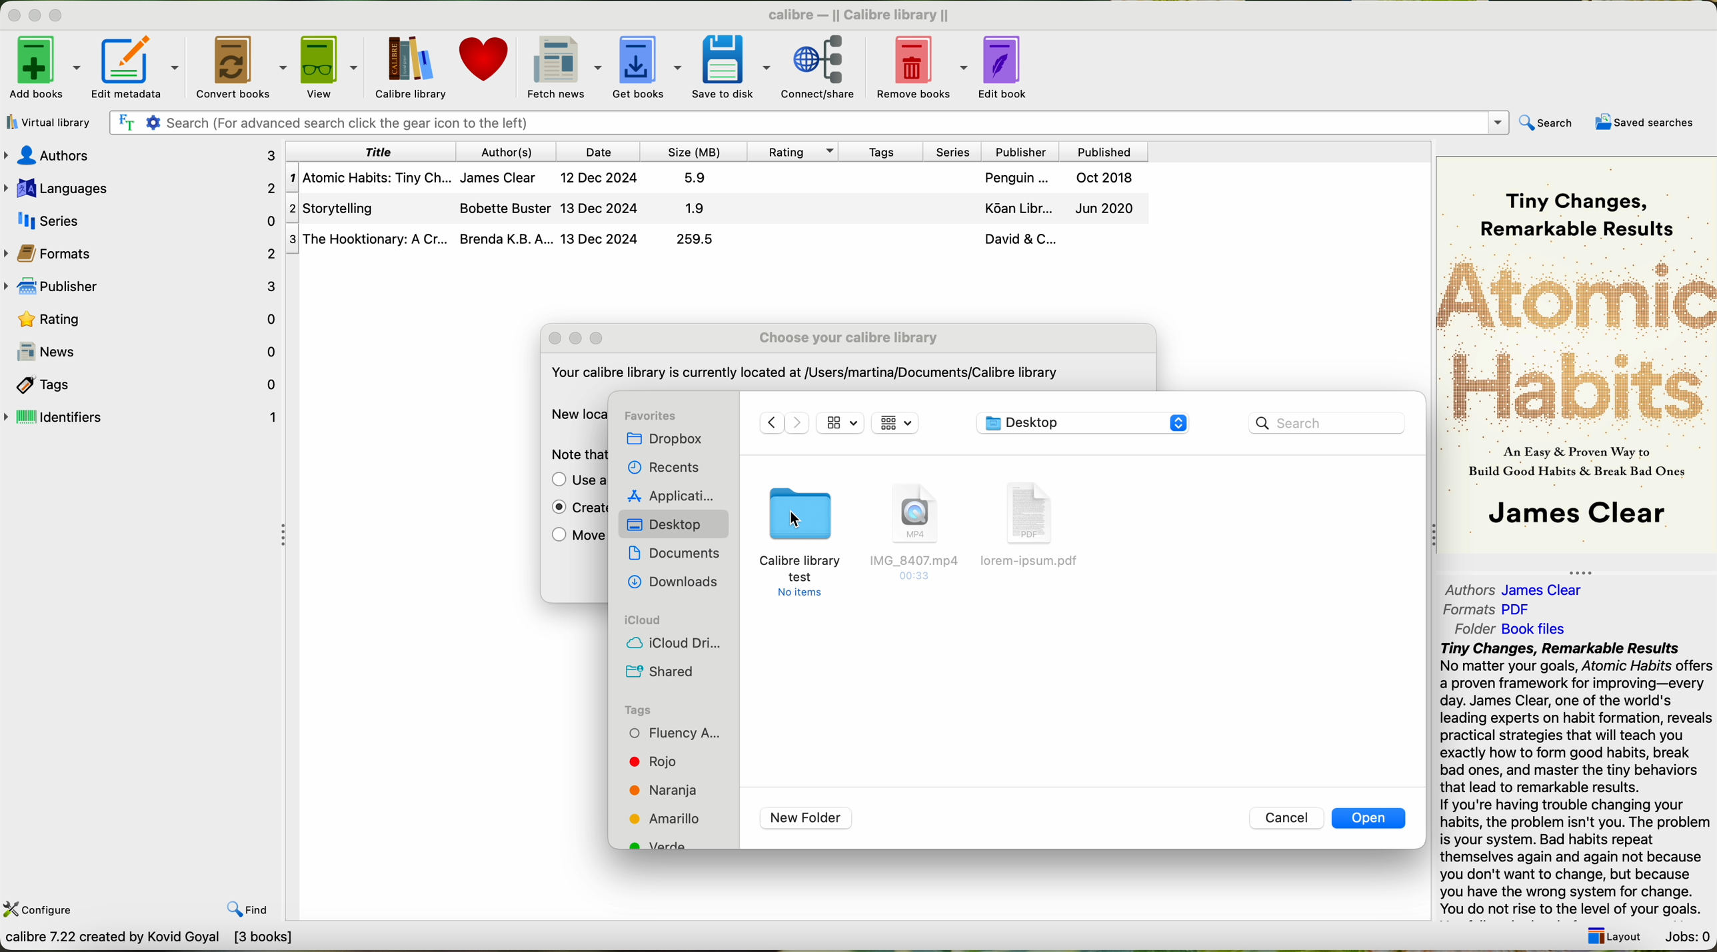  Describe the element at coordinates (243, 67) in the screenshot. I see `convert books` at that location.